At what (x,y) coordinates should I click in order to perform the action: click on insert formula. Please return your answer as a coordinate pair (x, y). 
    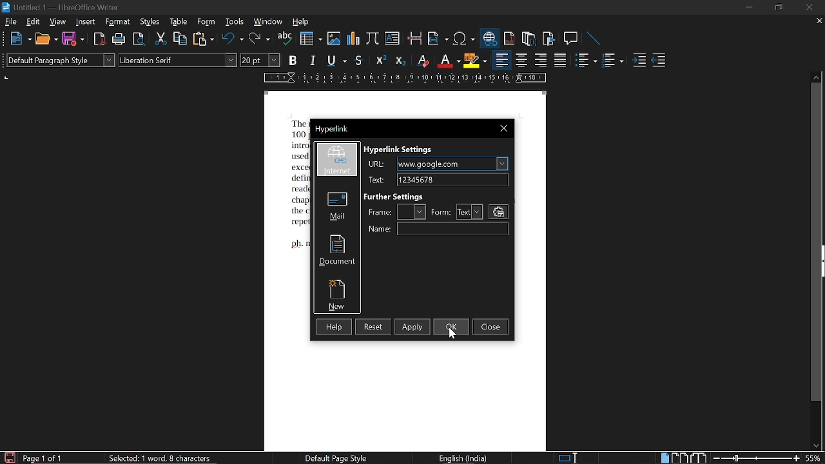
    Looking at the image, I should click on (373, 38).